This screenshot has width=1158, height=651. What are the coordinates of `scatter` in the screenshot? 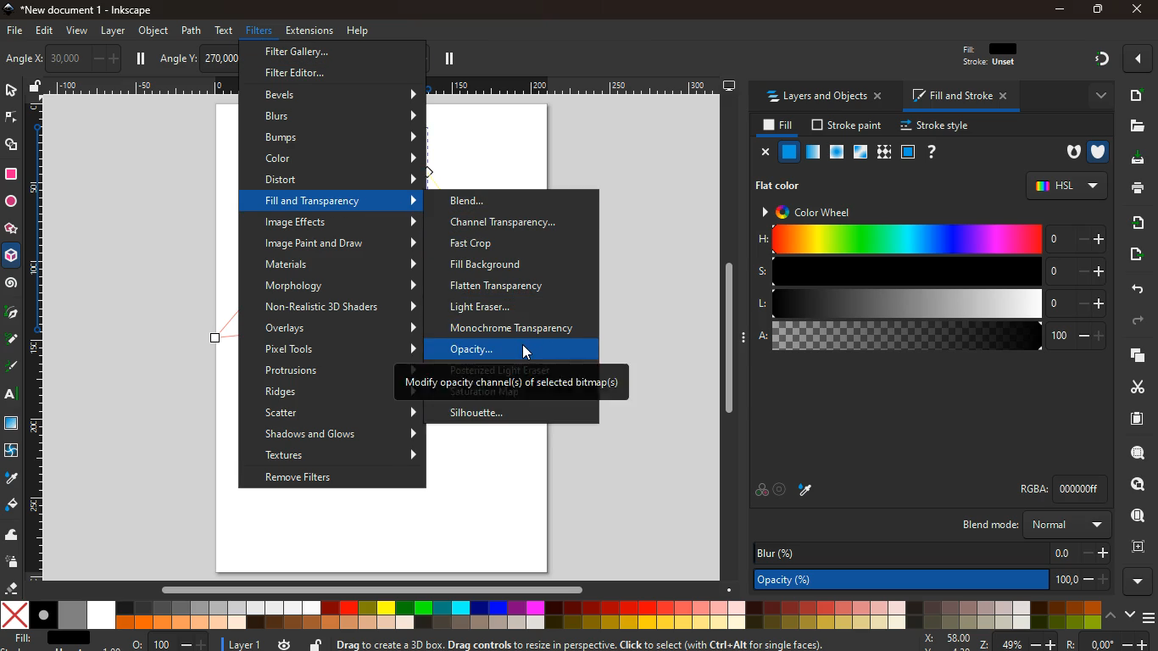 It's located at (339, 413).